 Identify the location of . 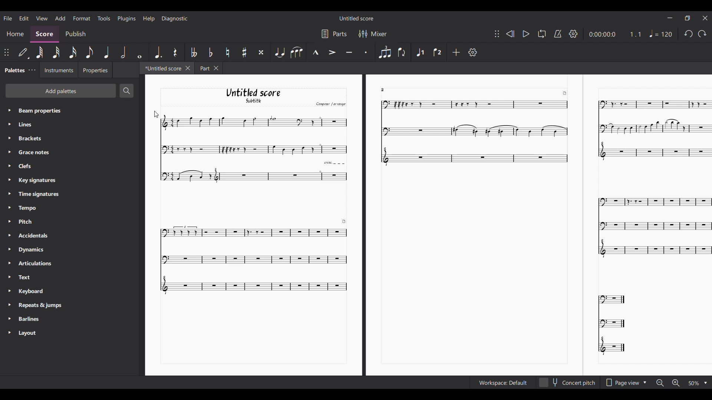
(655, 203).